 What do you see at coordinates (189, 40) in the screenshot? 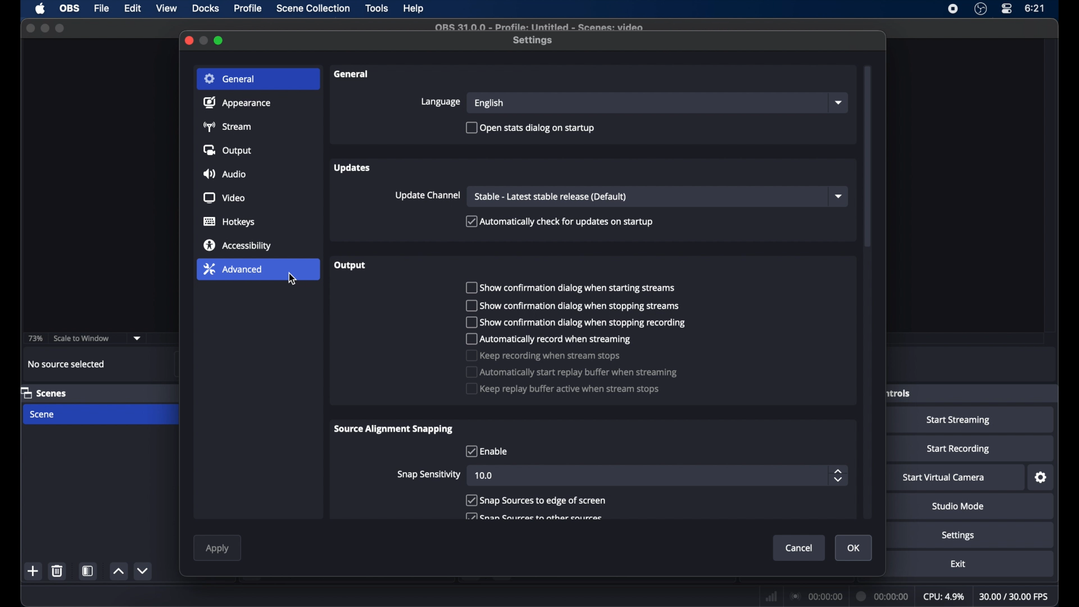
I see `close` at bounding box center [189, 40].